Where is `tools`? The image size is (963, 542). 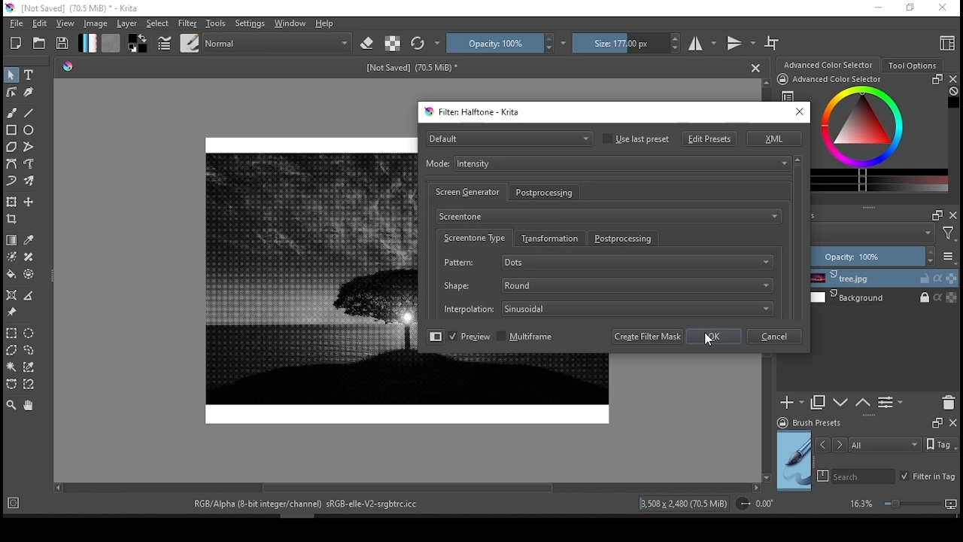 tools is located at coordinates (215, 23).